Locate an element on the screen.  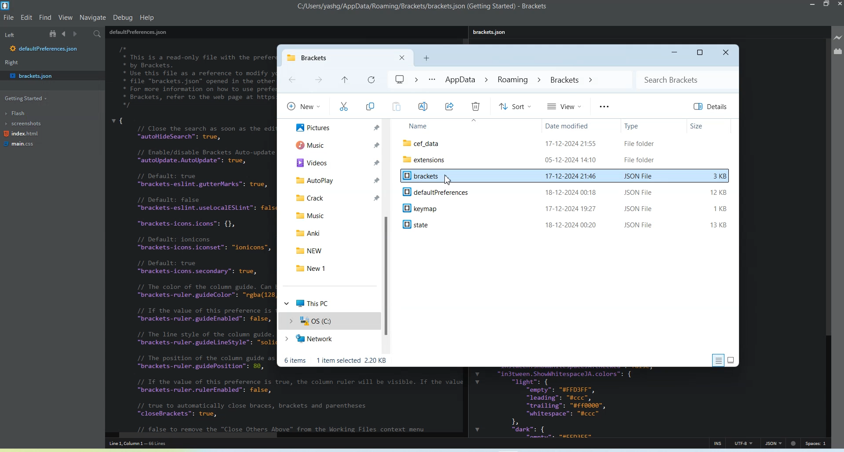
Maximize is located at coordinates (827, 4).